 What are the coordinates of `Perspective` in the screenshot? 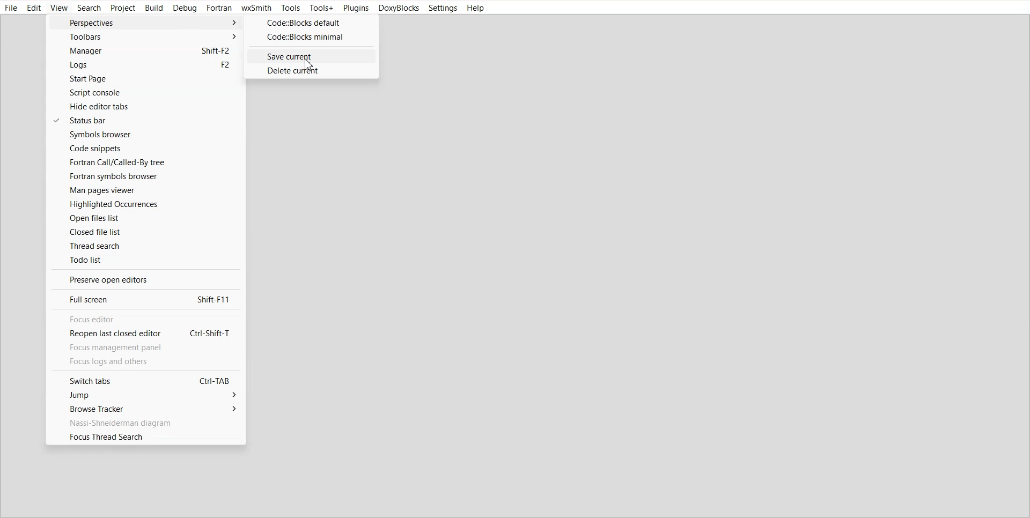 It's located at (145, 22).